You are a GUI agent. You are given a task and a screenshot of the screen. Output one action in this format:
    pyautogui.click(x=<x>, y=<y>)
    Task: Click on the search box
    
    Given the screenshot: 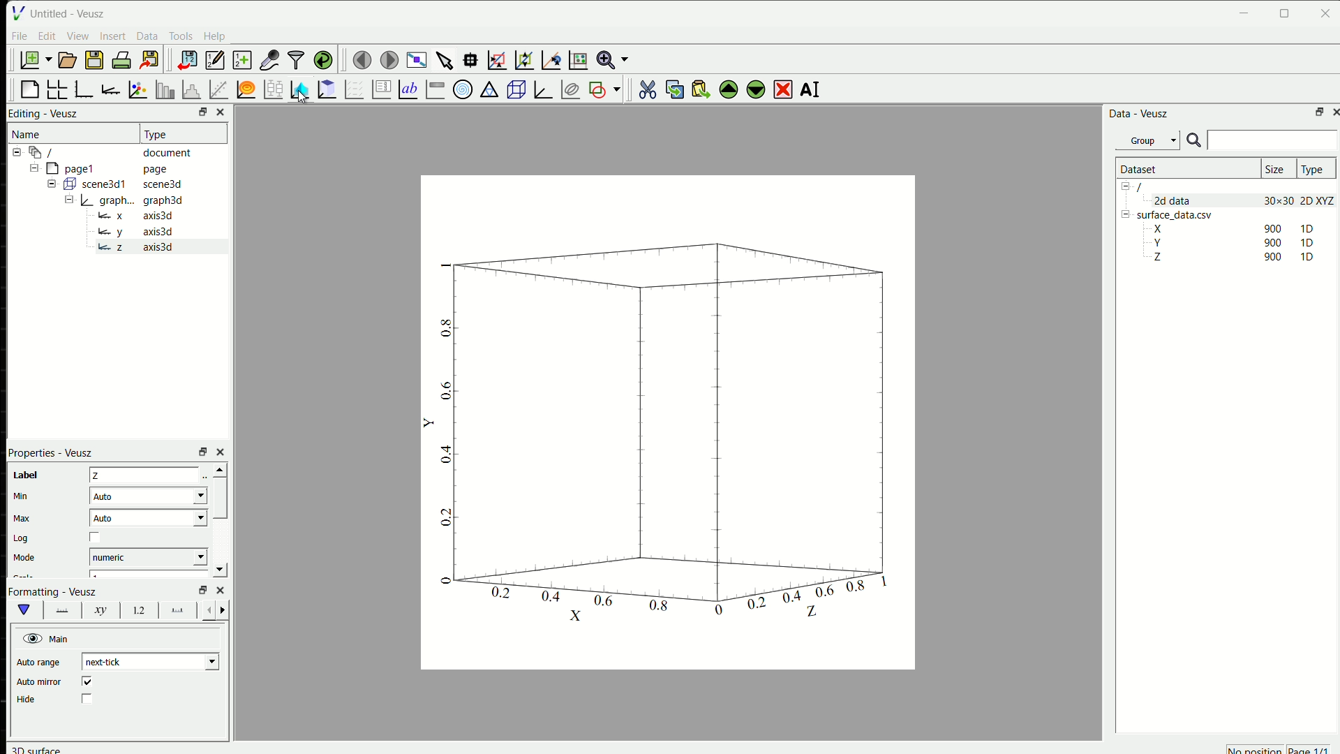 What is the action you would take?
    pyautogui.click(x=1272, y=140)
    